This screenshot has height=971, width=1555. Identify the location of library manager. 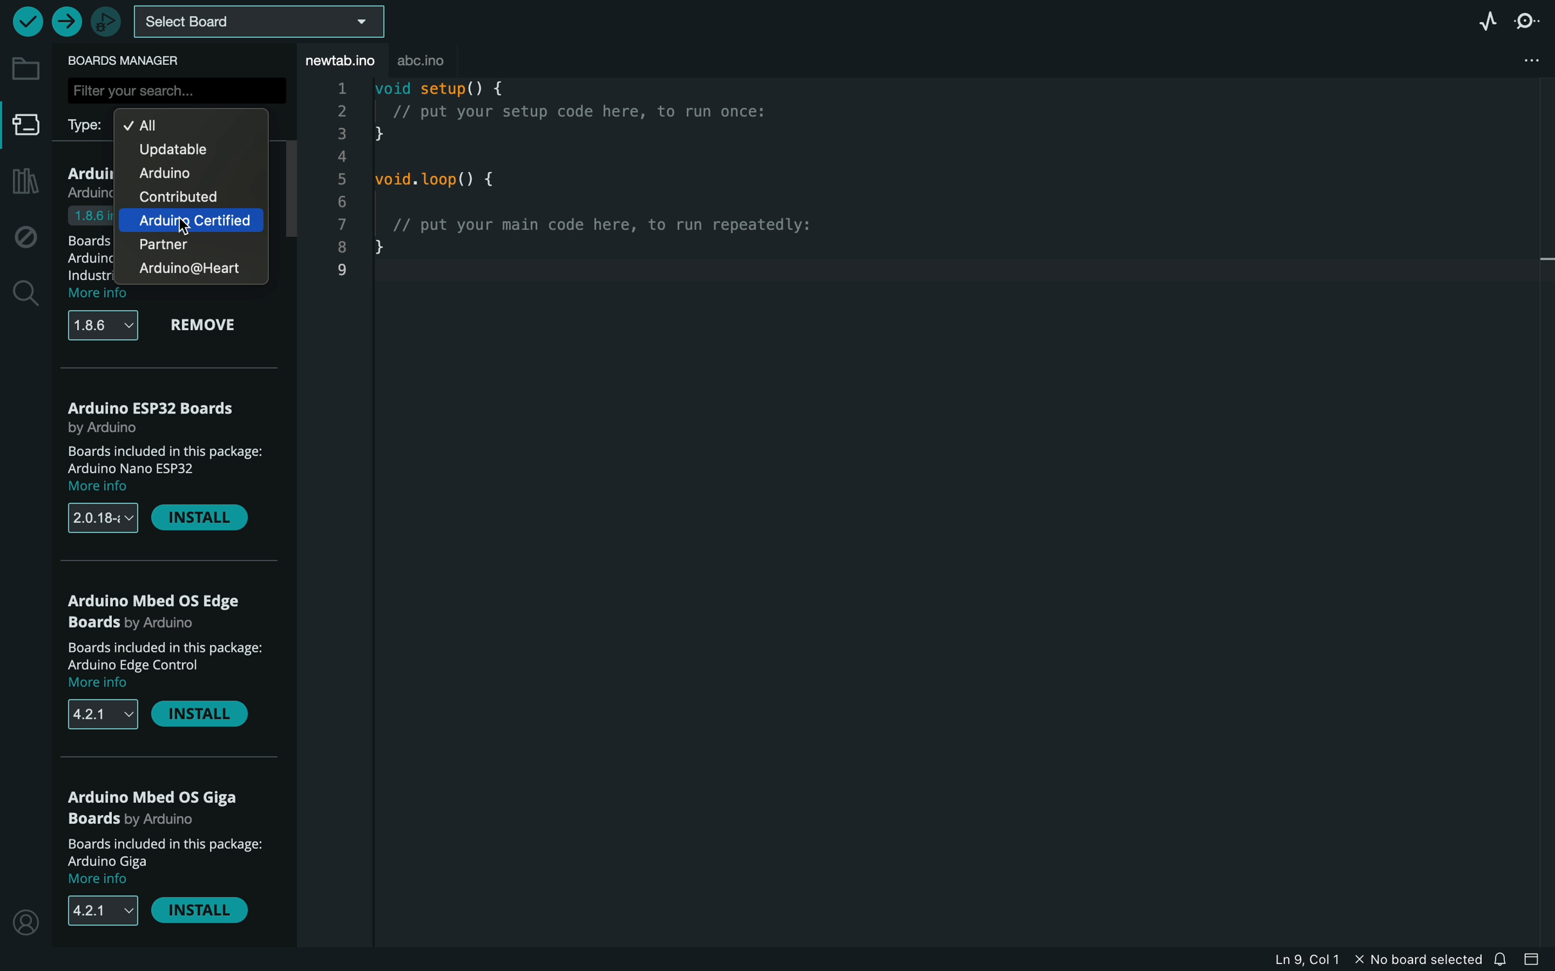
(24, 183).